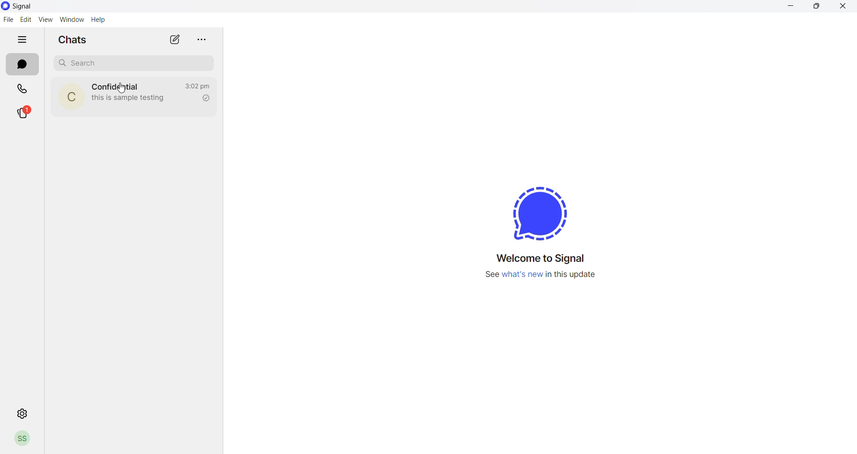 This screenshot has height=454, width=857. What do you see at coordinates (539, 275) in the screenshot?
I see `new update information` at bounding box center [539, 275].